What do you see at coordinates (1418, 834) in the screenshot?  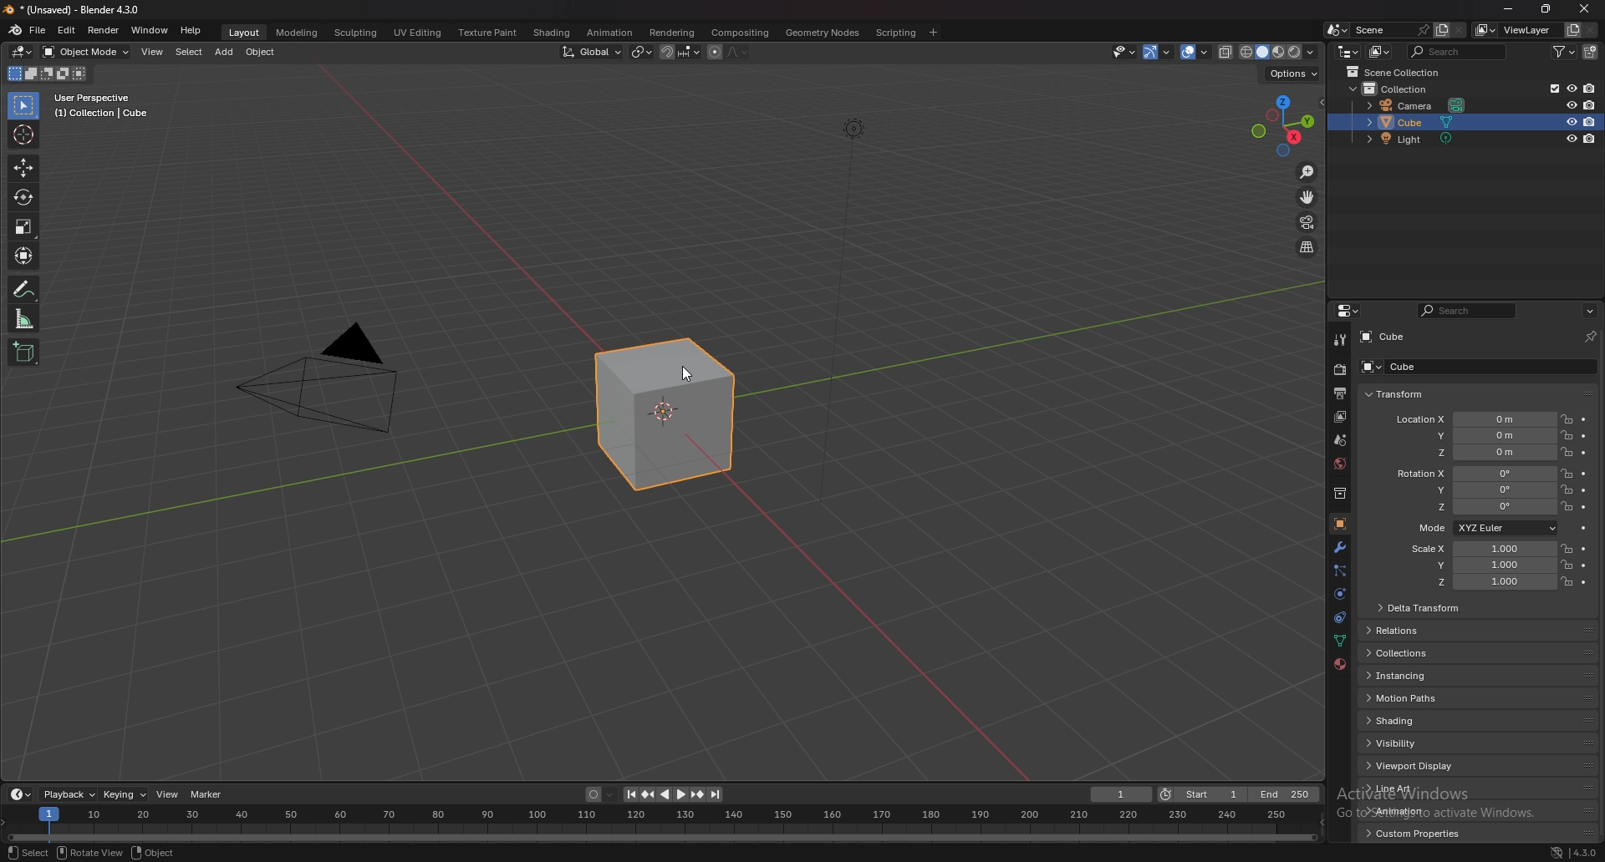 I see `custom properties` at bounding box center [1418, 834].